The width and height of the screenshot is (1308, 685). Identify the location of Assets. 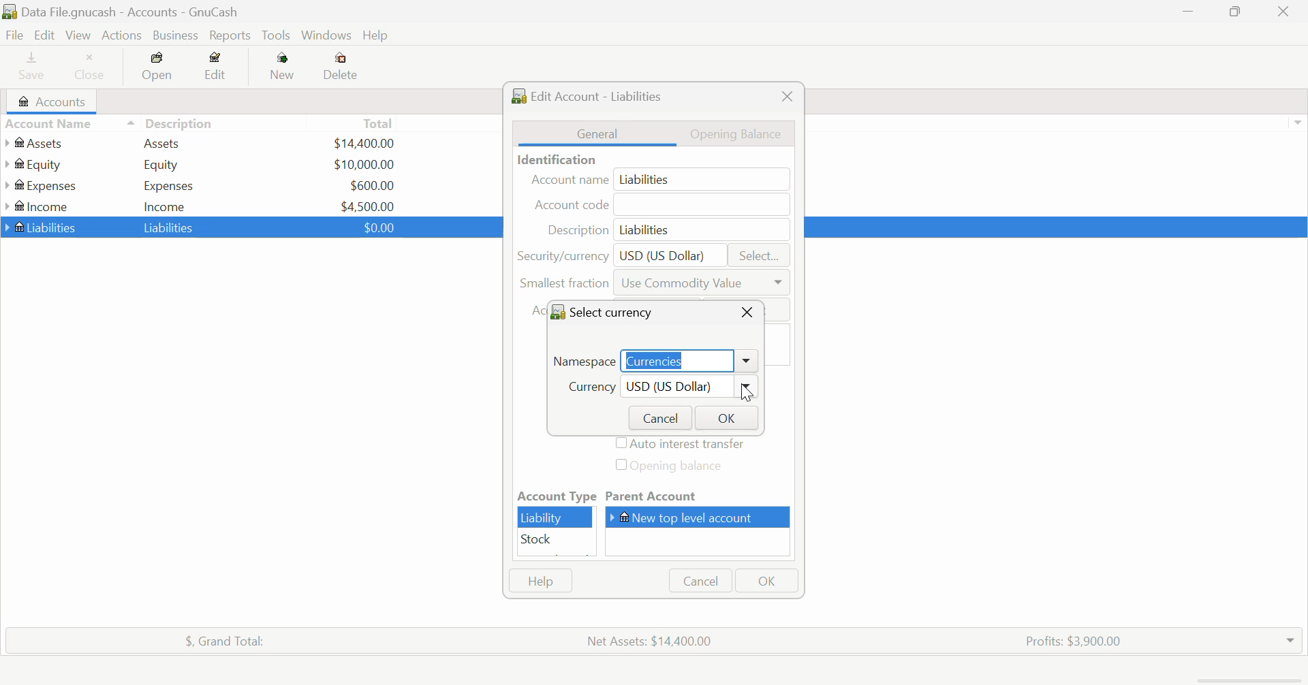
(162, 142).